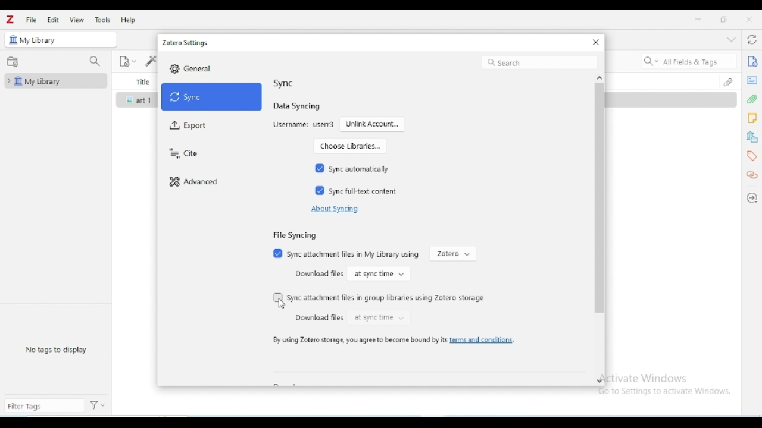 The width and height of the screenshot is (762, 428). What do you see at coordinates (749, 19) in the screenshot?
I see `close` at bounding box center [749, 19].